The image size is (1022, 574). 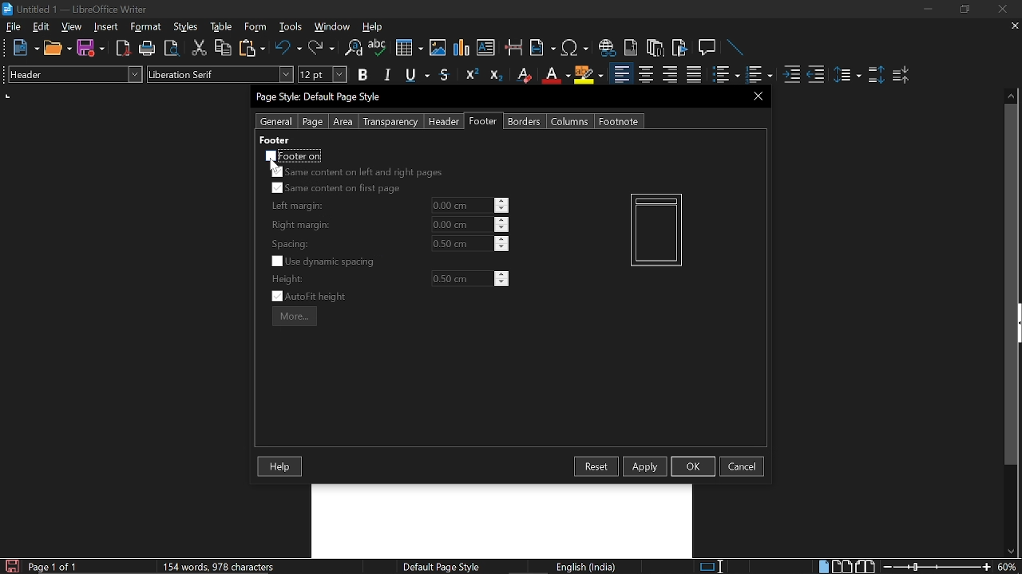 I want to click on increase spacing, so click(x=502, y=238).